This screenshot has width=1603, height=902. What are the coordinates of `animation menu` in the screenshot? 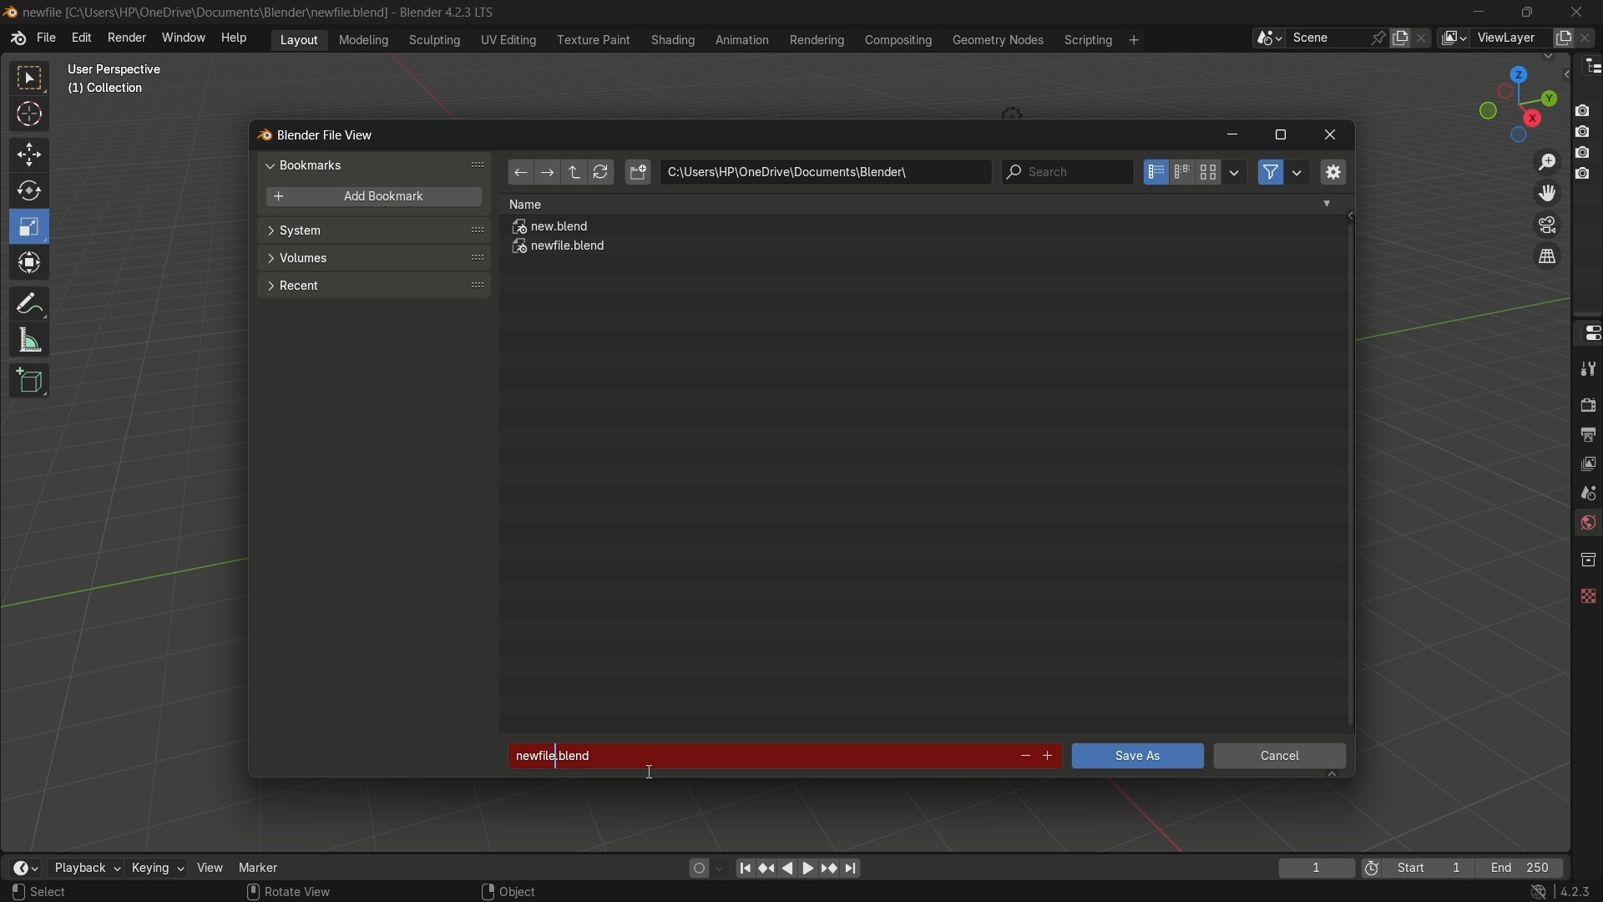 It's located at (742, 39).